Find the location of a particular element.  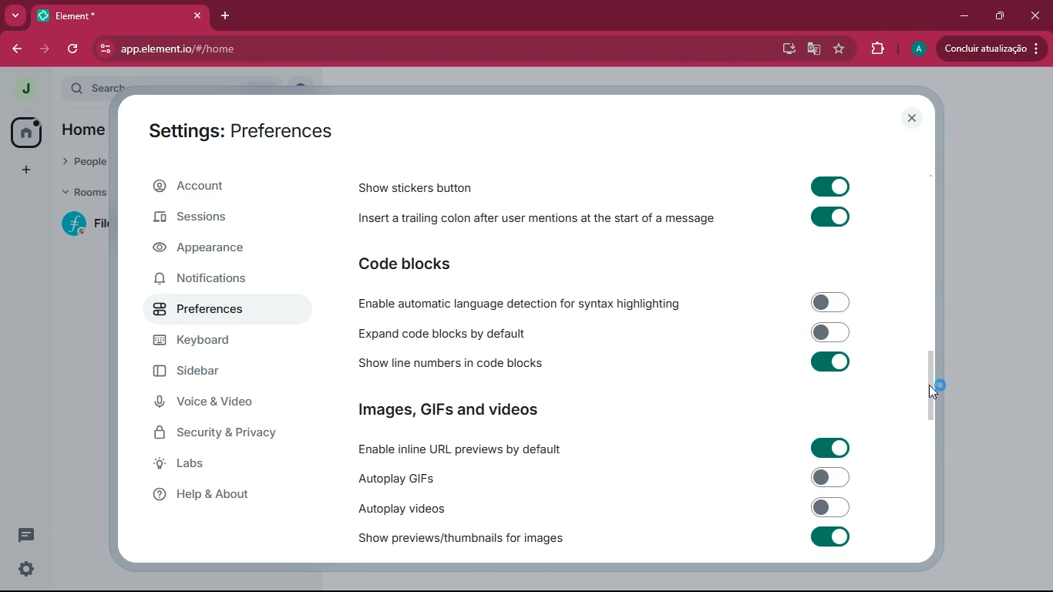

Show stickers button is located at coordinates (411, 189).